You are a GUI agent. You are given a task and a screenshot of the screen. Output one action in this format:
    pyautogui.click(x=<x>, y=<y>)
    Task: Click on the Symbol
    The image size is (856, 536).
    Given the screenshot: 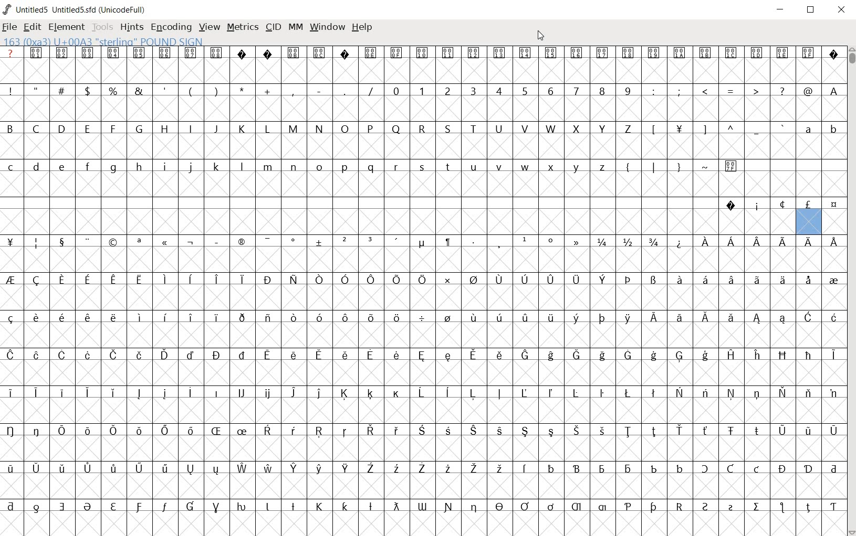 What is the action you would take?
    pyautogui.click(x=395, y=242)
    